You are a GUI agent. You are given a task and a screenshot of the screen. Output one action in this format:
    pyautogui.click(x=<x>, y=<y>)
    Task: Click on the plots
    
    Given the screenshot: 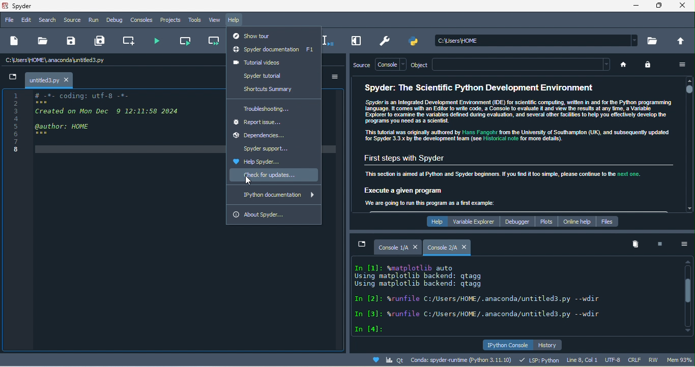 What is the action you would take?
    pyautogui.click(x=545, y=221)
    